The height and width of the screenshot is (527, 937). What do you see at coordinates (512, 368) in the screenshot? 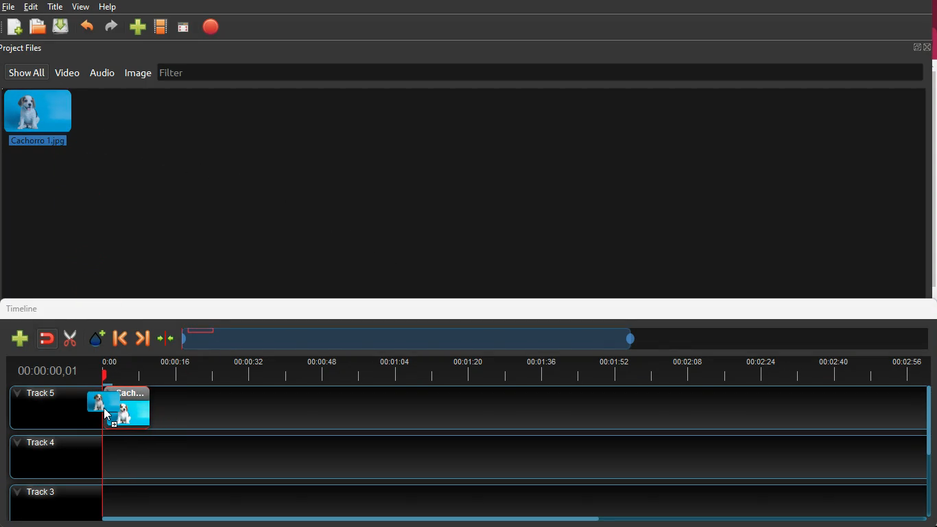
I see `time` at bounding box center [512, 368].